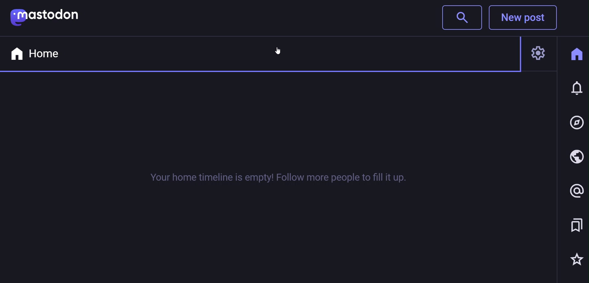 This screenshot has width=589, height=283. What do you see at coordinates (574, 191) in the screenshot?
I see `private mention` at bounding box center [574, 191].